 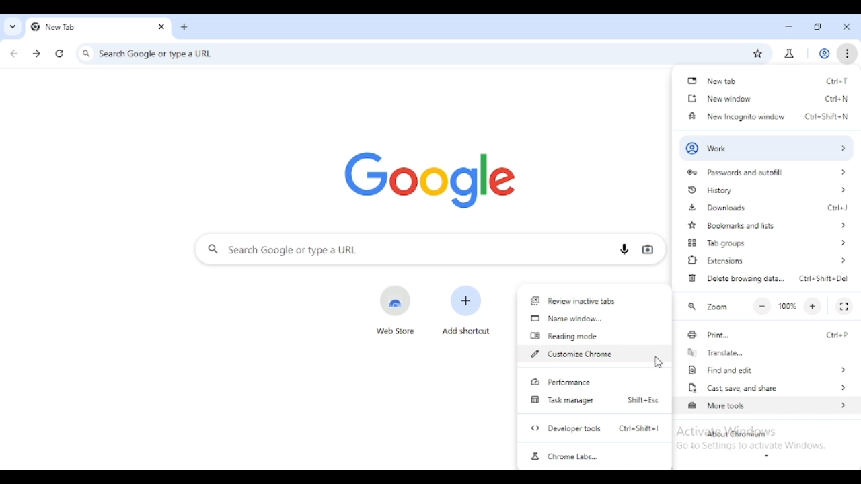 I want to click on bookmark this tab, so click(x=757, y=53).